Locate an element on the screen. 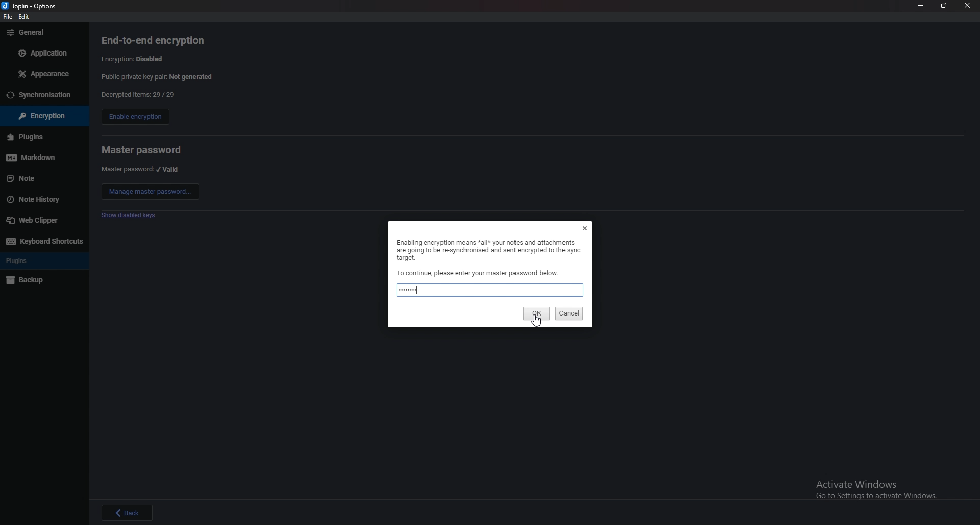 This screenshot has height=525, width=980.  is located at coordinates (478, 273).